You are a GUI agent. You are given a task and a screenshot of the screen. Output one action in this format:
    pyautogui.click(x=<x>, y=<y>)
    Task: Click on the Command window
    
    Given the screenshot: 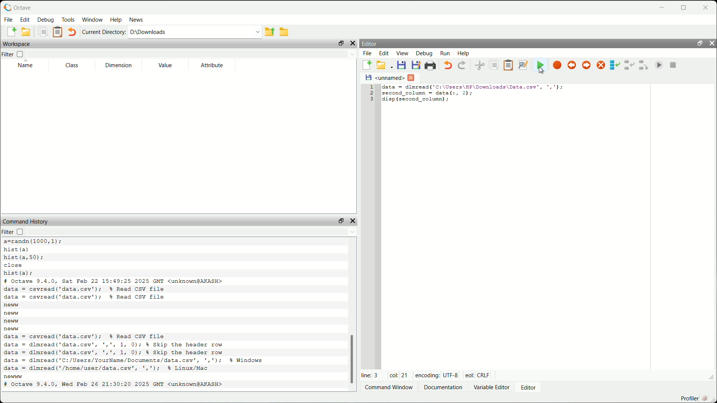 What is the action you would take?
    pyautogui.click(x=389, y=388)
    